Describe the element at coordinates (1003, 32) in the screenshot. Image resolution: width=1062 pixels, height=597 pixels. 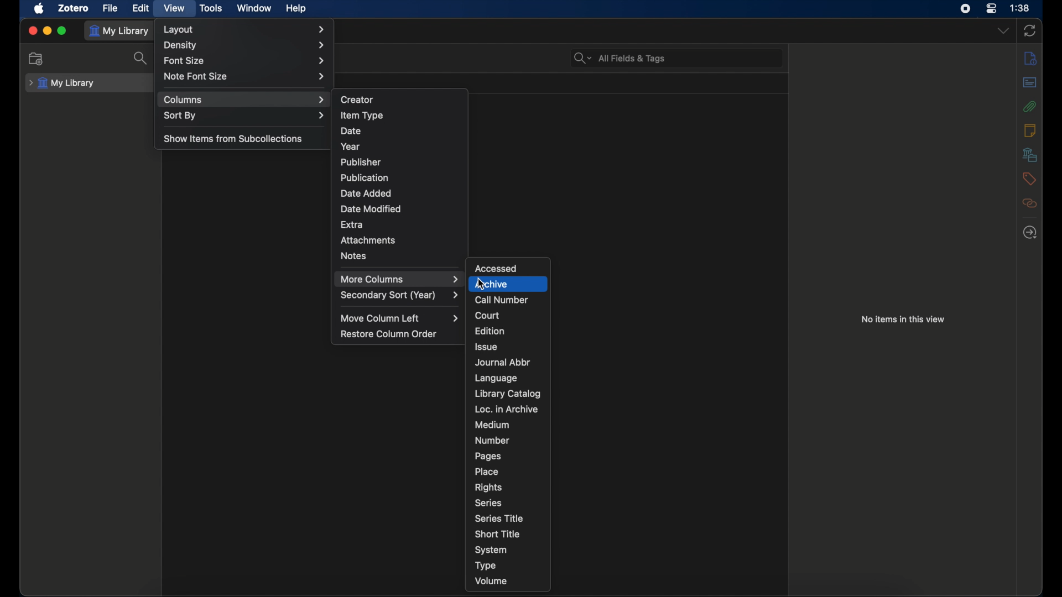
I see `dropdown` at that location.